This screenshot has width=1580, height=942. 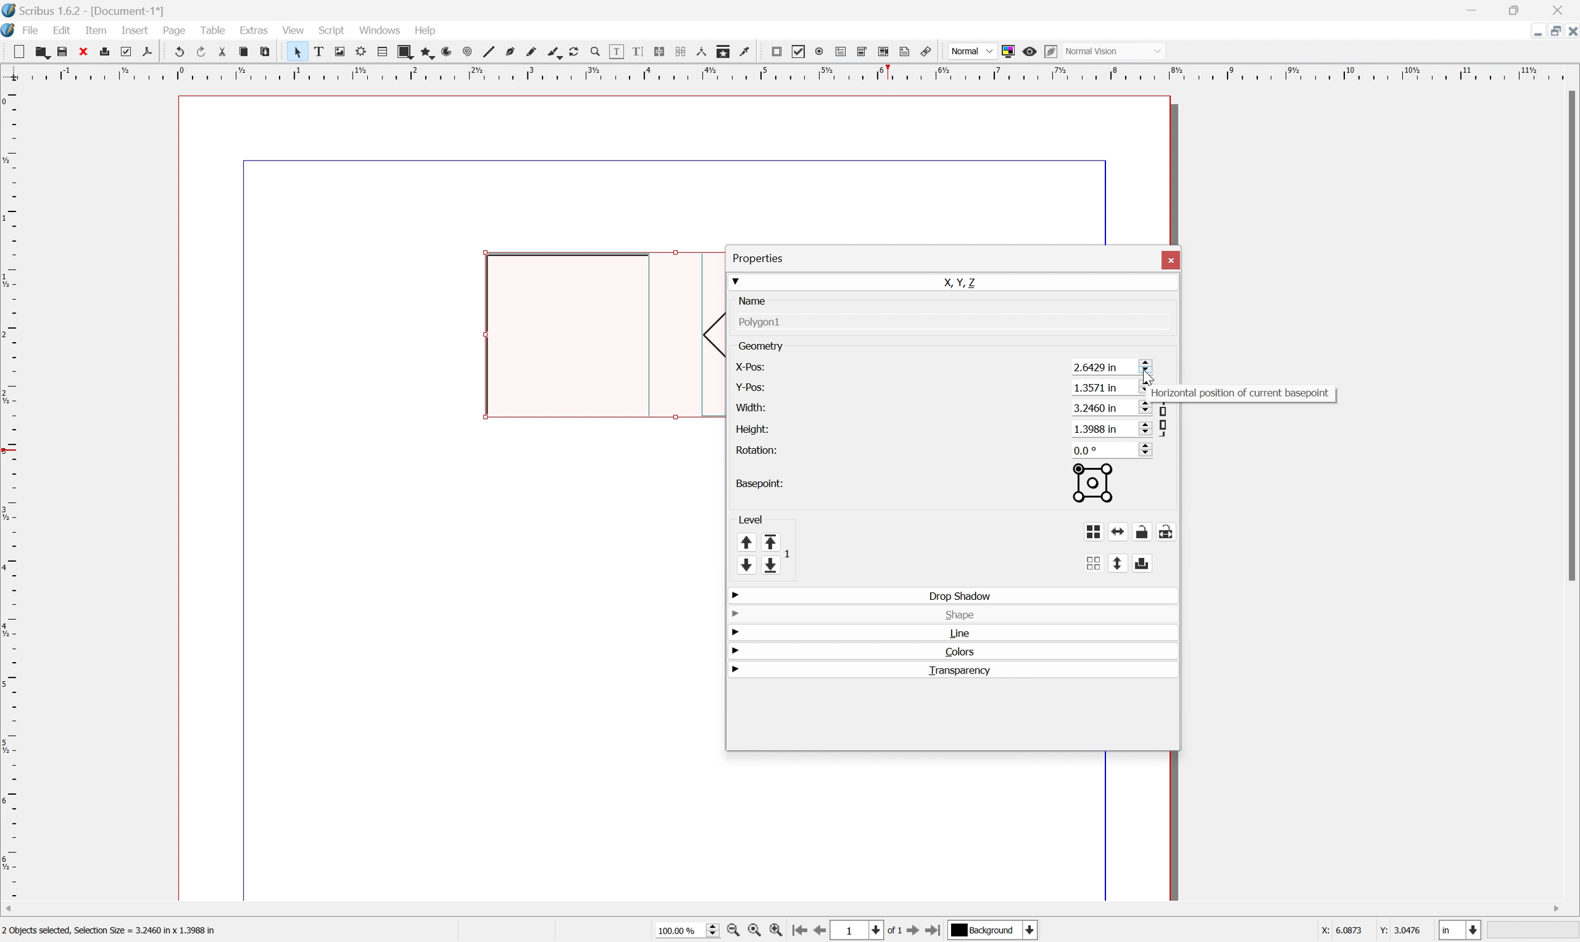 I want to click on Scroll Bar, so click(x=1570, y=336).